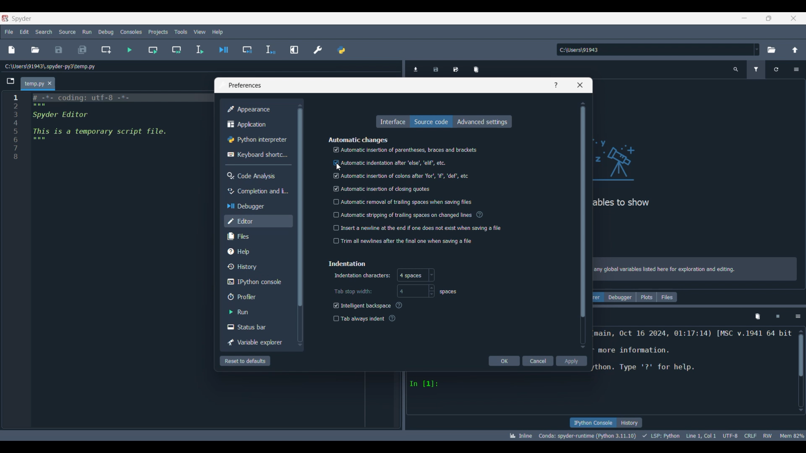  I want to click on Debug file, so click(224, 49).